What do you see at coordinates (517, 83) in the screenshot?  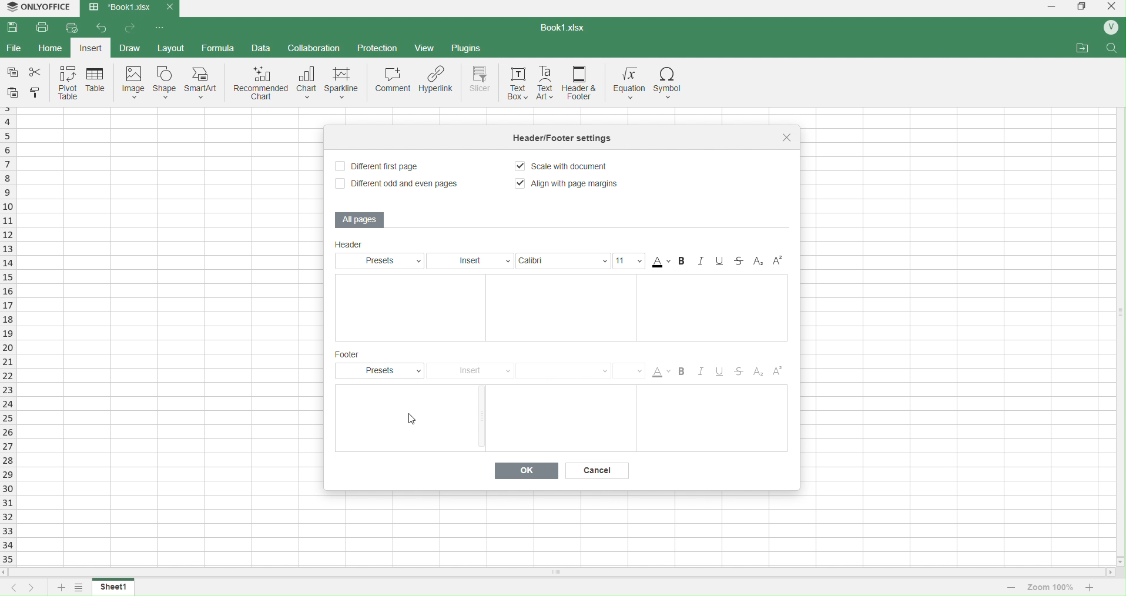 I see `text box` at bounding box center [517, 83].